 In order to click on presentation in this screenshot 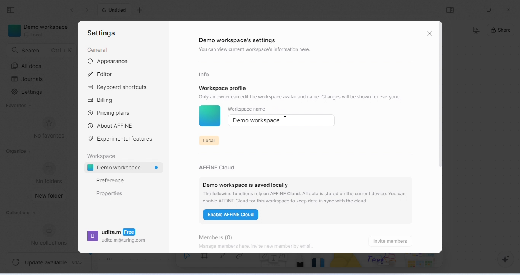, I will do `click(475, 30)`.